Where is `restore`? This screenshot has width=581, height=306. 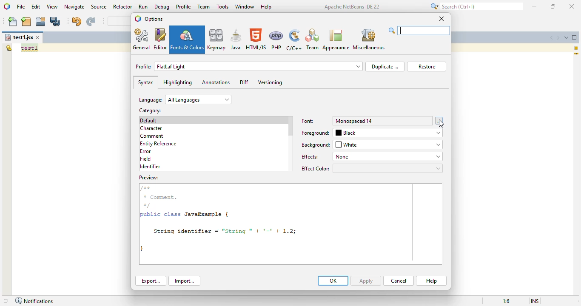 restore is located at coordinates (427, 66).